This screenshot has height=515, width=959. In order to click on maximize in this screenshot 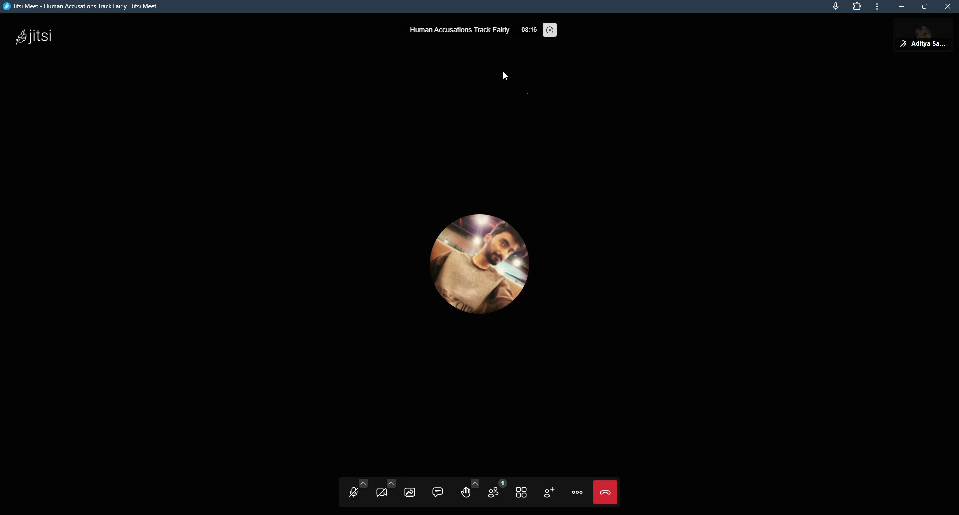, I will do `click(925, 6)`.